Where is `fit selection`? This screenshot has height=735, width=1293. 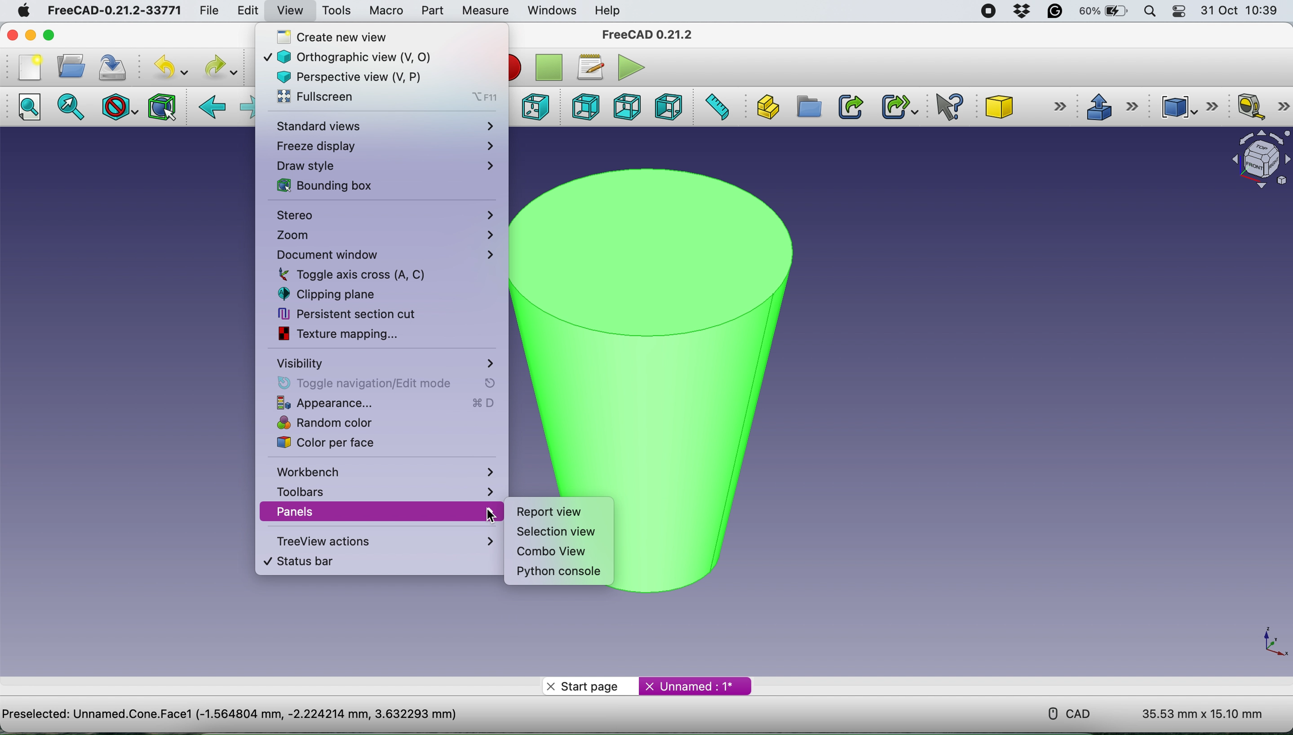 fit selection is located at coordinates (74, 108).